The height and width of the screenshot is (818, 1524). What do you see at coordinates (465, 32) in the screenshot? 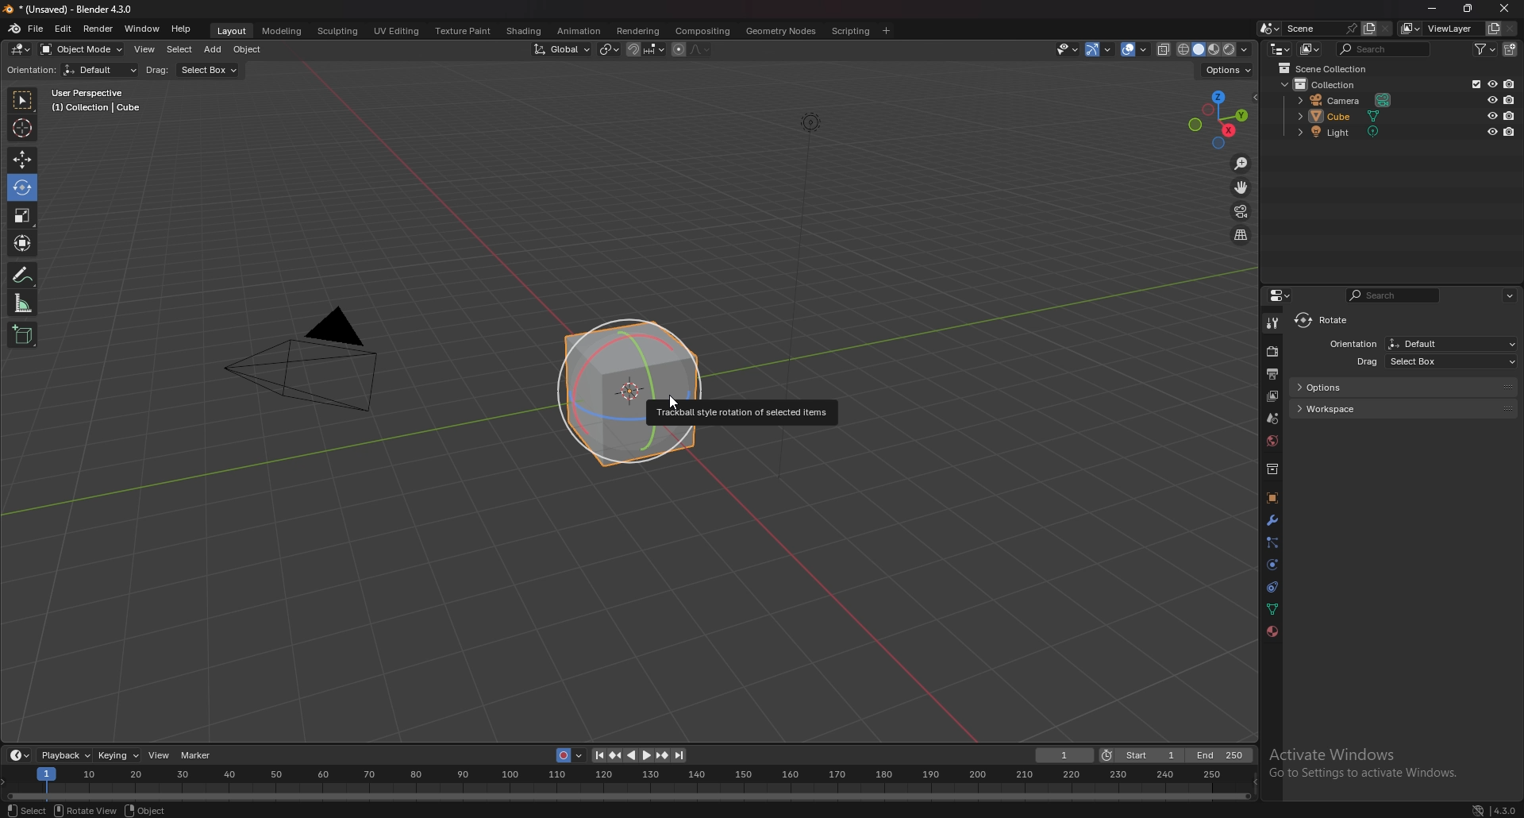
I see `texture paint` at bounding box center [465, 32].